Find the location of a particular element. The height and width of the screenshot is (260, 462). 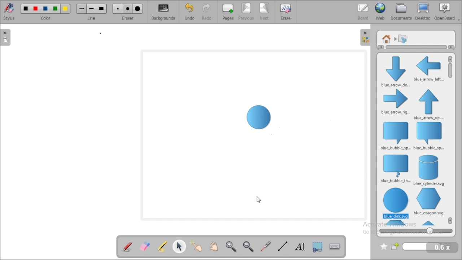

vertical scroll bar is located at coordinates (450, 140).